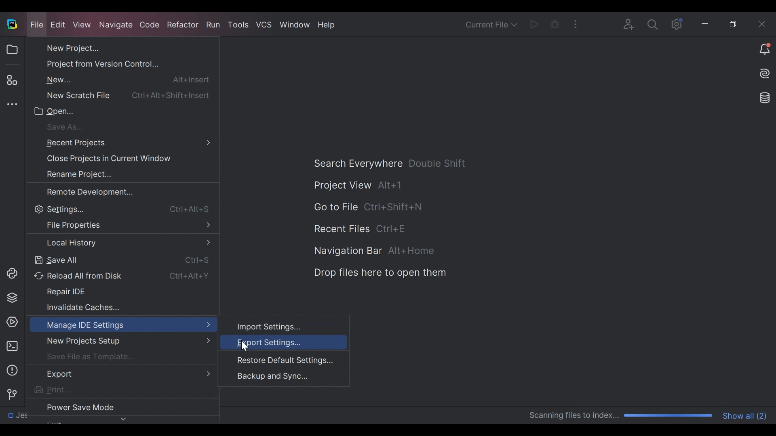 The height and width of the screenshot is (436, 776). I want to click on VCS, so click(264, 25).